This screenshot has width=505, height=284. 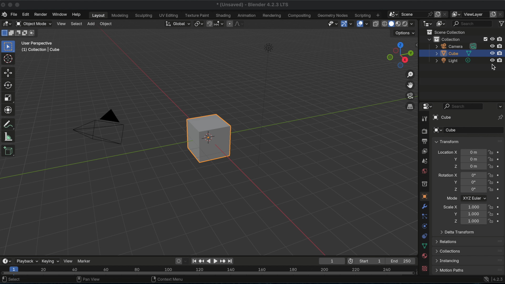 I want to click on scripting, so click(x=362, y=15).